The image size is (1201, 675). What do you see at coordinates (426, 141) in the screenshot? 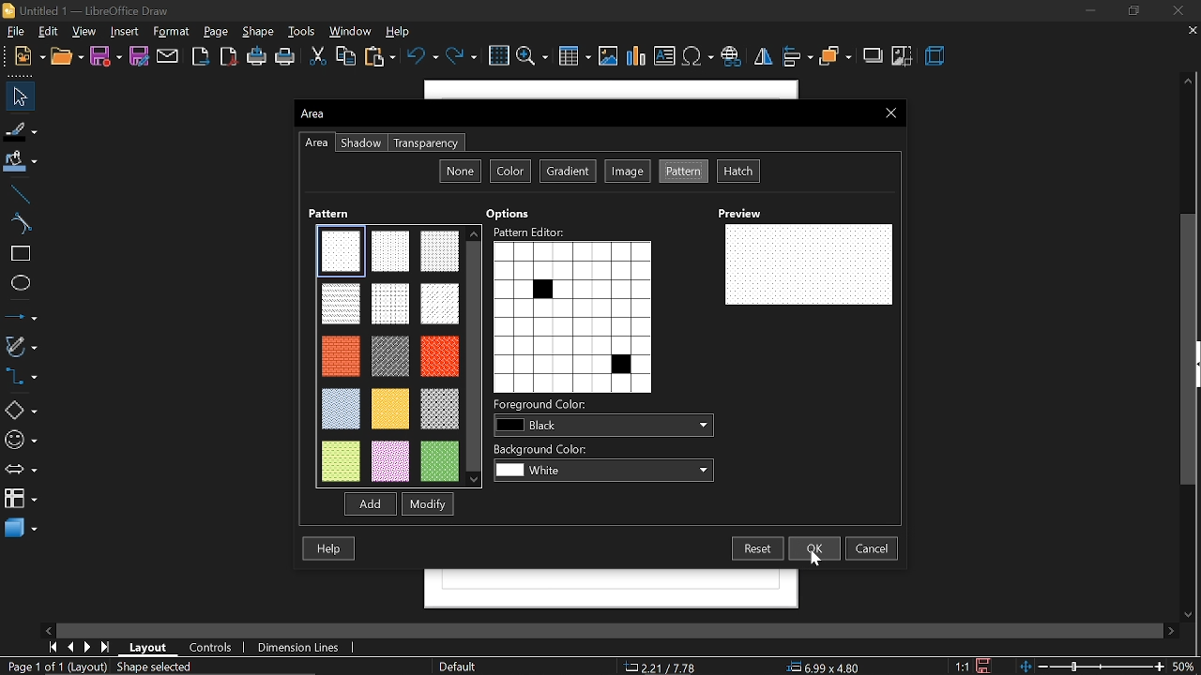
I see `Transparency` at bounding box center [426, 141].